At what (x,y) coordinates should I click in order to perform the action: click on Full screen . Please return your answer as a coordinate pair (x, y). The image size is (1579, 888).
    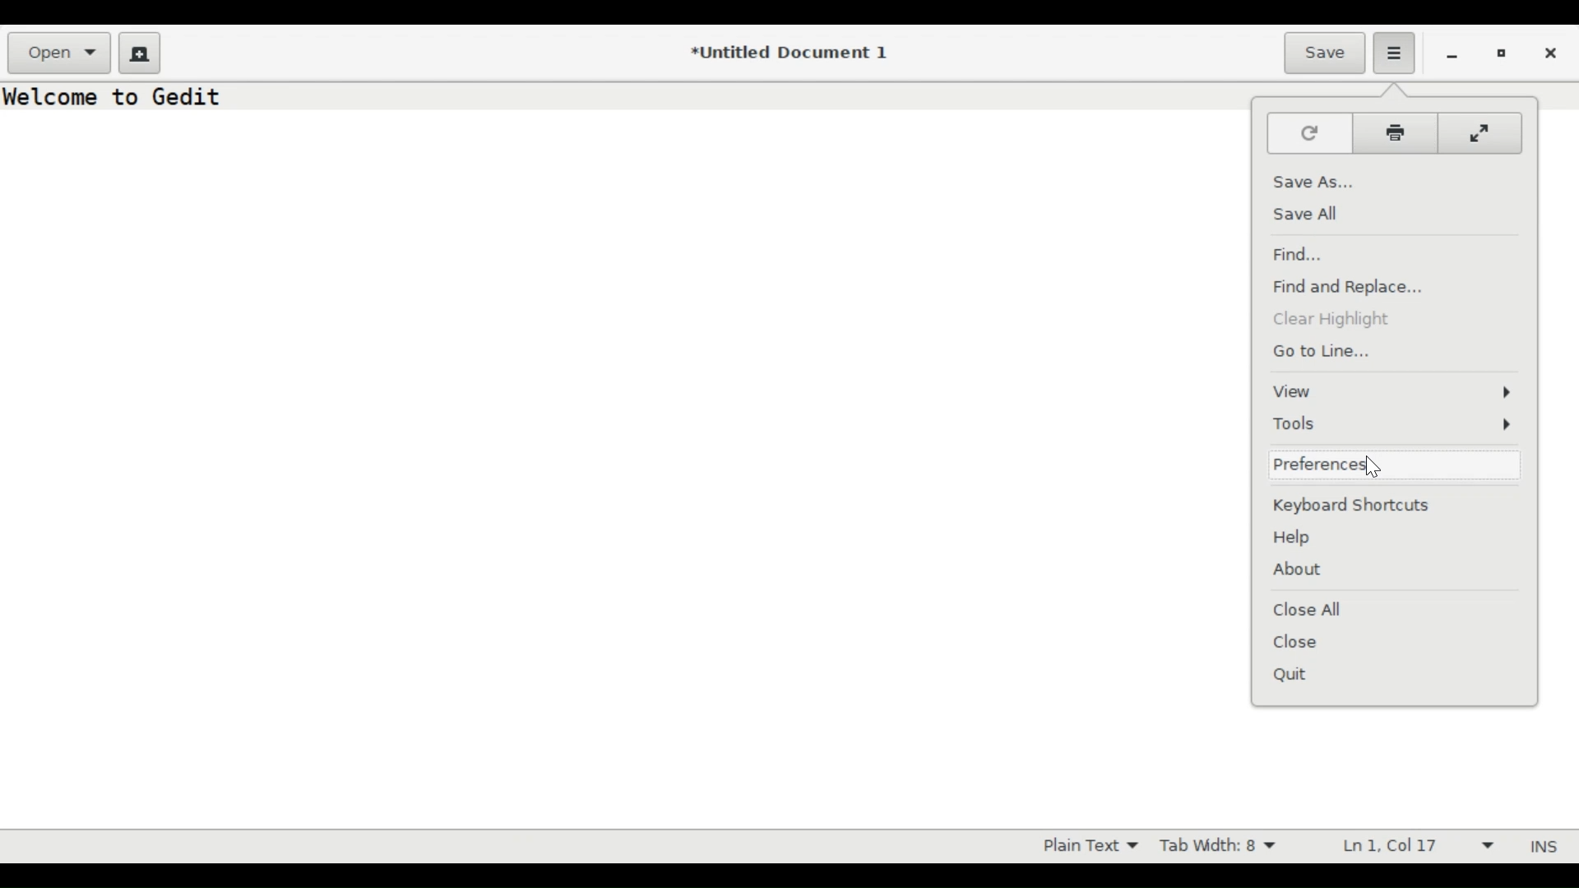
    Looking at the image, I should click on (1479, 132).